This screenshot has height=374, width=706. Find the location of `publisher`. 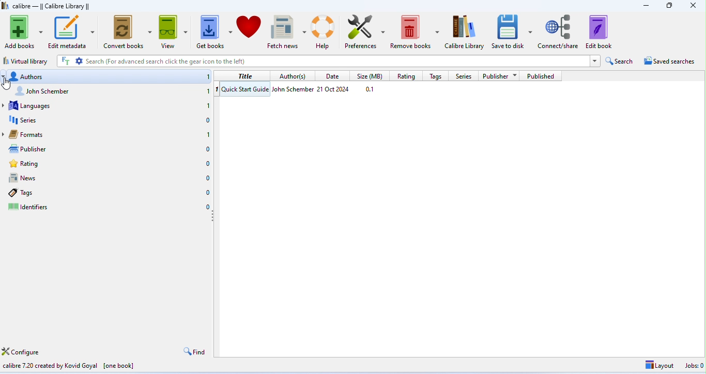

publisher is located at coordinates (500, 76).